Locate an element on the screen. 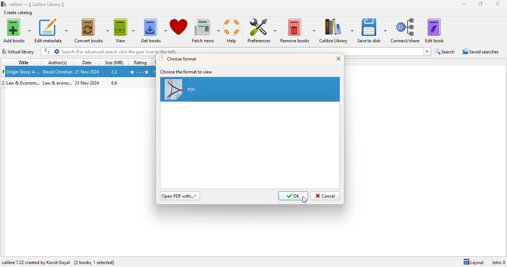  convert books is located at coordinates (91, 31).